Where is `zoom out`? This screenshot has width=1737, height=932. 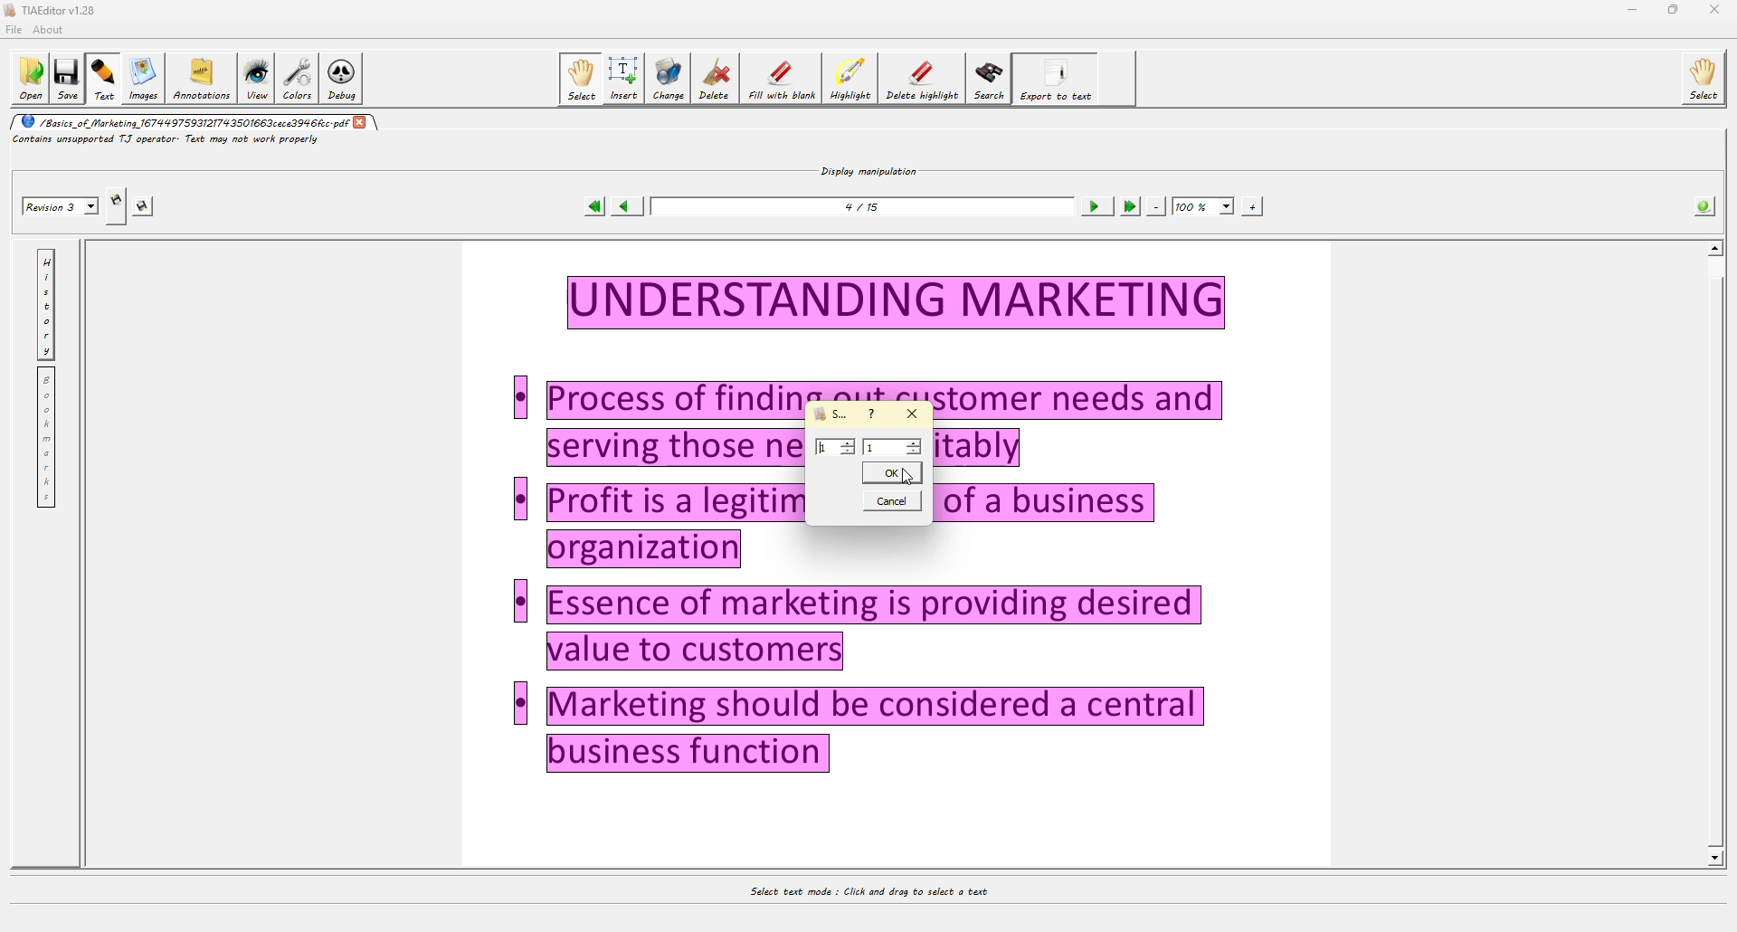 zoom out is located at coordinates (1156, 206).